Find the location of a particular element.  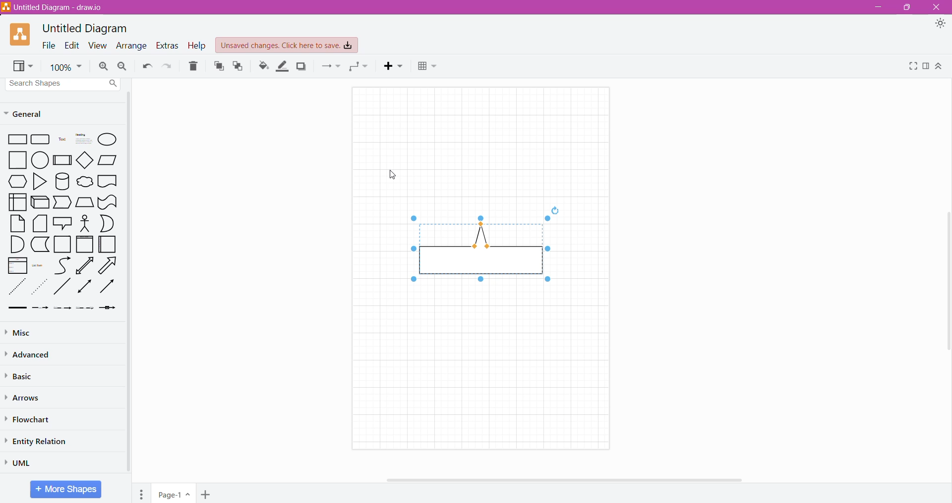

Right Diagonal Arrow is located at coordinates (109, 265).